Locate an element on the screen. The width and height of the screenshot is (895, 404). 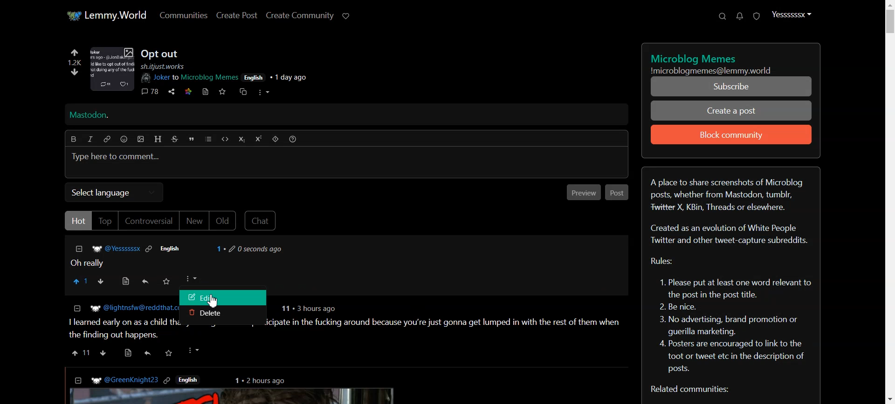
Create a Post is located at coordinates (730, 111).